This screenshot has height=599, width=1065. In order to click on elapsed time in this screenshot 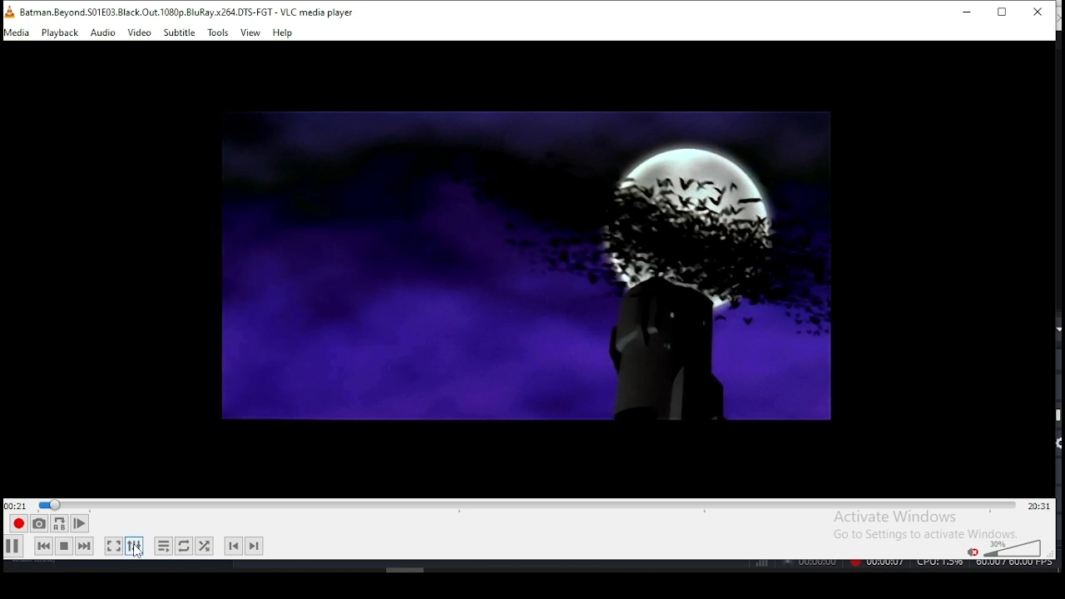, I will do `click(17, 505)`.